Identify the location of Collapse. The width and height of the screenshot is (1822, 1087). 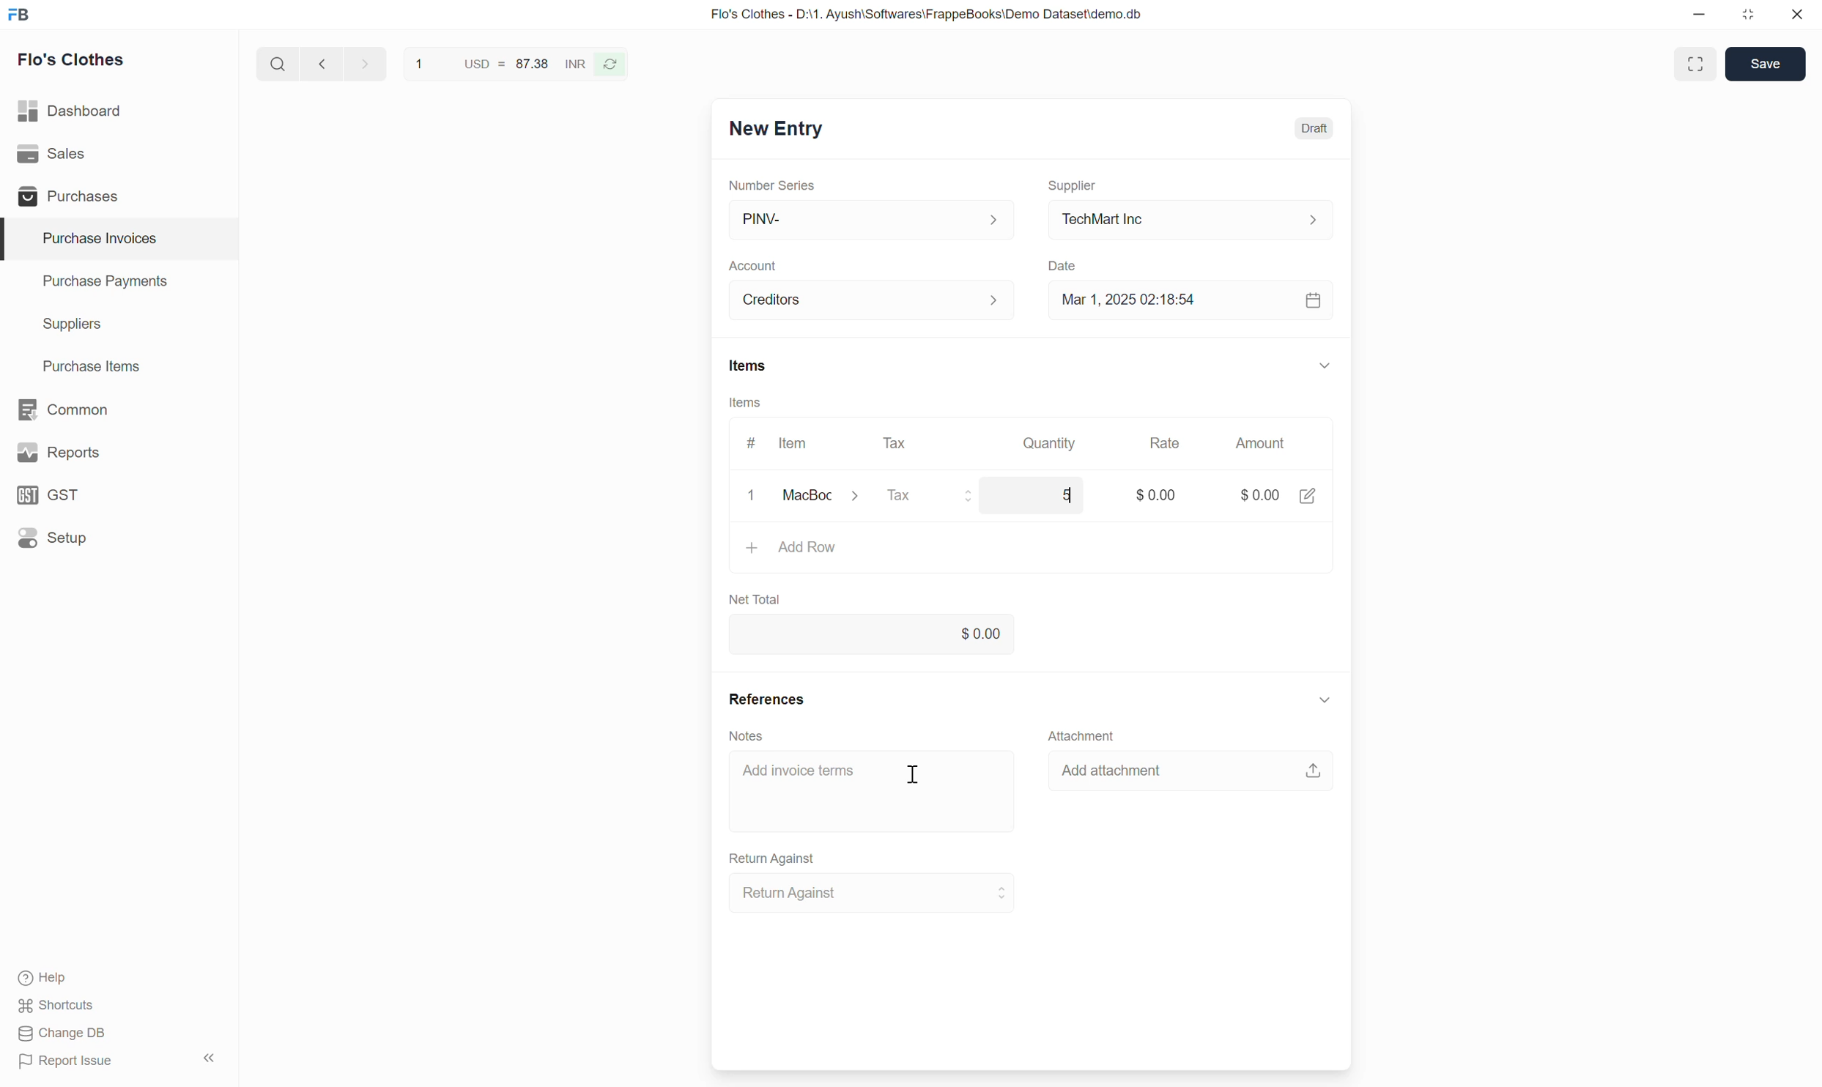
(1325, 700).